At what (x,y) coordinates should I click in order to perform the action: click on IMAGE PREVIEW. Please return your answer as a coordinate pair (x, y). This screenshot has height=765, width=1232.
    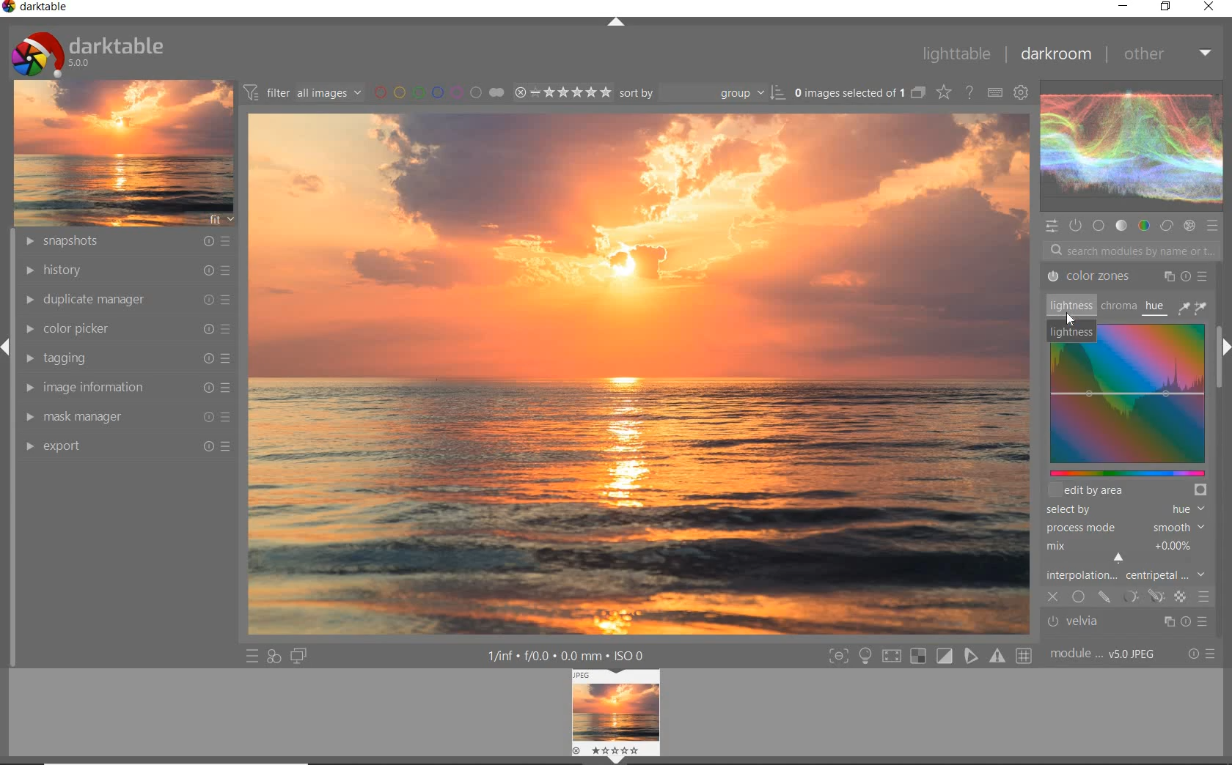
    Looking at the image, I should click on (616, 717).